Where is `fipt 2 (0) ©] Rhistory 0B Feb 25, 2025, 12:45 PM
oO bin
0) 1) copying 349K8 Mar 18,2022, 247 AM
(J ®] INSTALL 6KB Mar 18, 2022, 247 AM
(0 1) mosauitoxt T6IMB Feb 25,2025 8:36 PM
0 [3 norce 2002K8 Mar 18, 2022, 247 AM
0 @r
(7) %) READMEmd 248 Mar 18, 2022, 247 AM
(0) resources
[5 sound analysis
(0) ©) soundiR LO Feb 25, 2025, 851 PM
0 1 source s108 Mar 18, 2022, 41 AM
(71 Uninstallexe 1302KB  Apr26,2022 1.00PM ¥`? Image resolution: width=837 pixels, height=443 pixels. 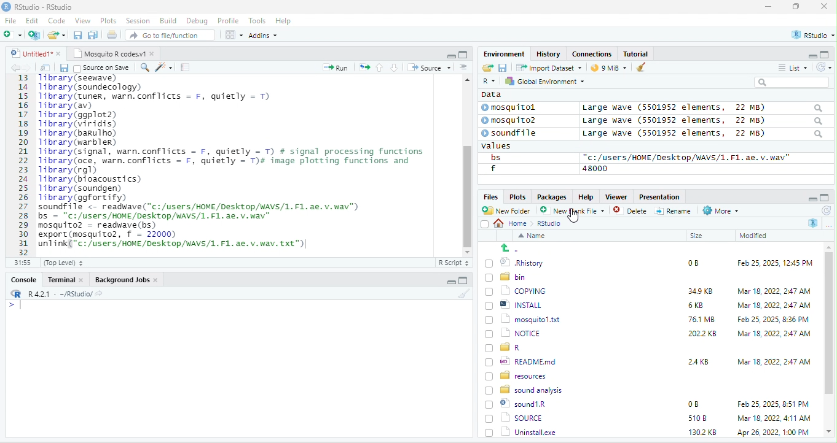
fipt 2 (0) ©] Rhistory 0B Feb 25, 2025, 12:45 PM
oO bin
0) 1) copying 349K8 Mar 18,2022, 247 AM
(J ®] INSTALL 6KB Mar 18, 2022, 247 AM
(0 1) mosauitoxt T6IMB Feb 25,2025 8:36 PM
0 [3 norce 2002K8 Mar 18, 2022, 247 AM
0 @r
(7) %) READMEmd 248 Mar 18, 2022, 247 AM
(0) resources
[5 sound analysis
(0) ©) soundiR LO Feb 25, 2025, 851 PM
0 1 source s108 Mar 18, 2022, 41 AM
(71 Uninstallexe 1302KB  Apr26,2022 1.00PM ¥ is located at coordinates (242, 161).